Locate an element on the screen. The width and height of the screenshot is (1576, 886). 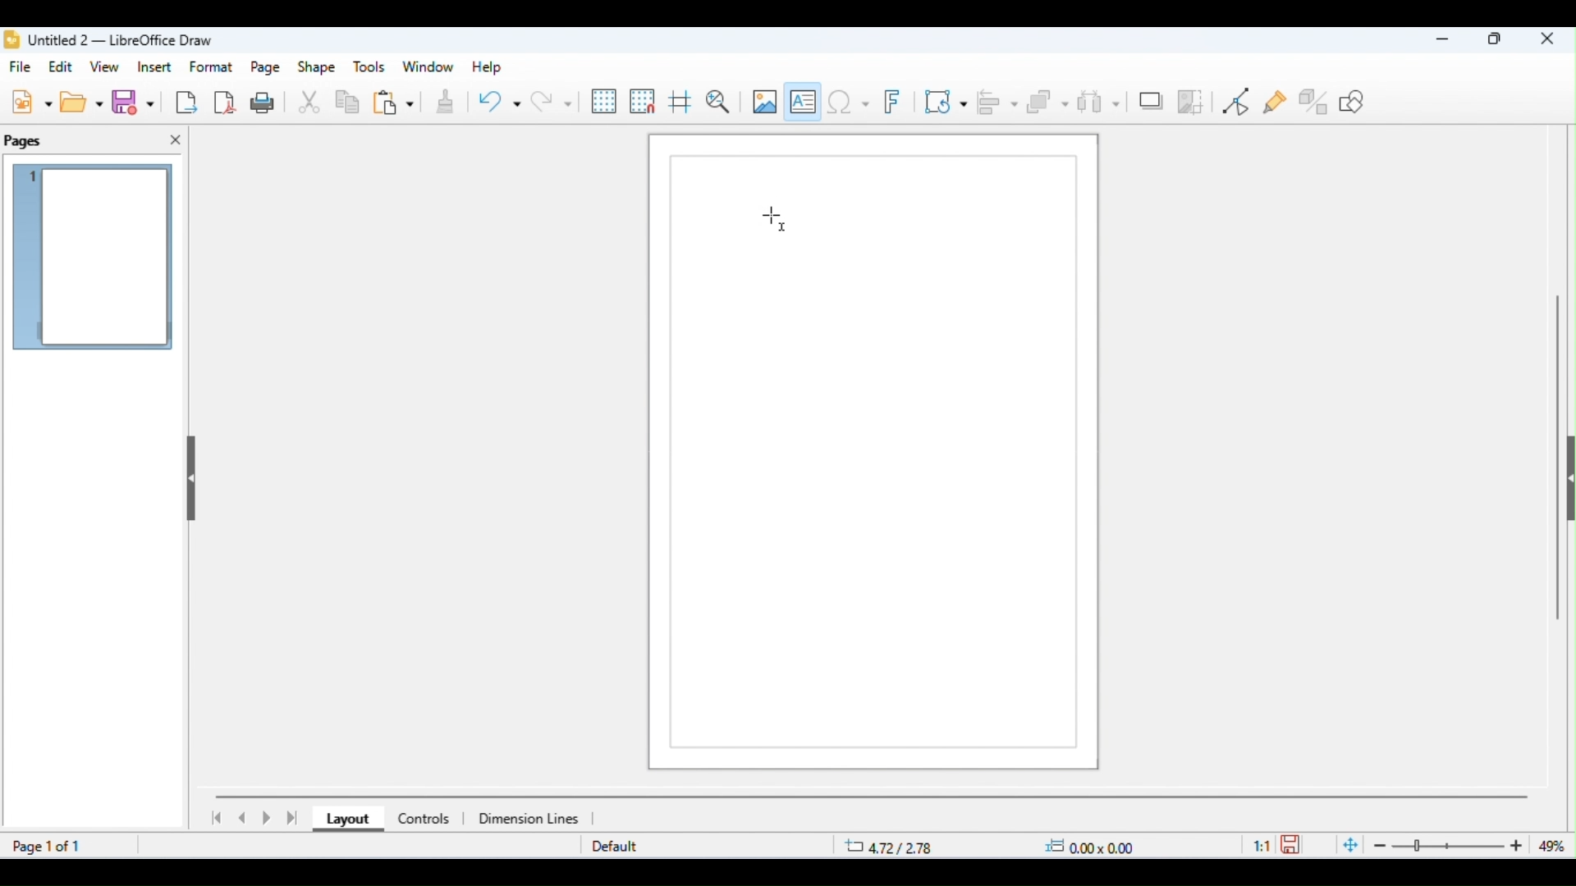
insert text box is located at coordinates (804, 98).